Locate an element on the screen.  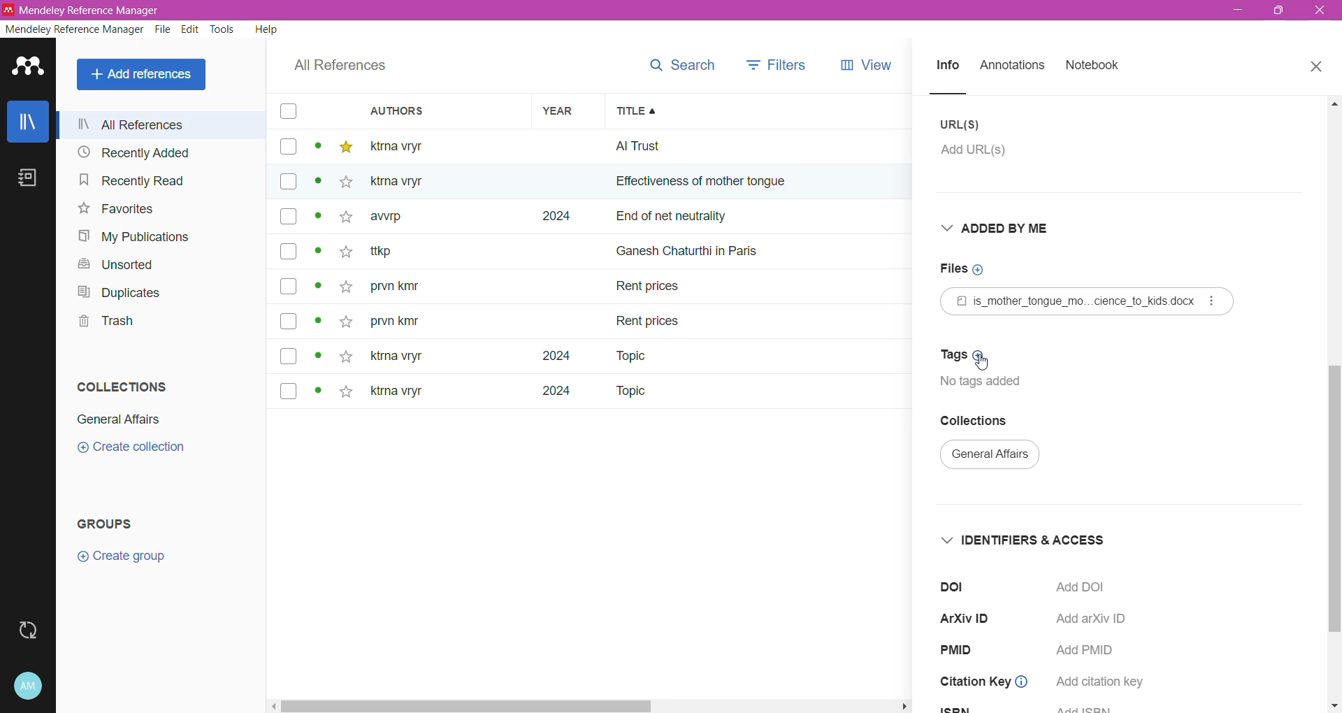
ktma vtyr is located at coordinates (406, 145).